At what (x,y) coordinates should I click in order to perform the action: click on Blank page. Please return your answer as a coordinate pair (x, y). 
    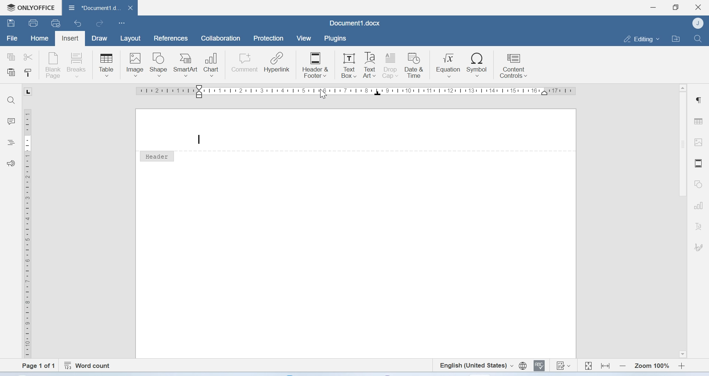
    Looking at the image, I should click on (54, 65).